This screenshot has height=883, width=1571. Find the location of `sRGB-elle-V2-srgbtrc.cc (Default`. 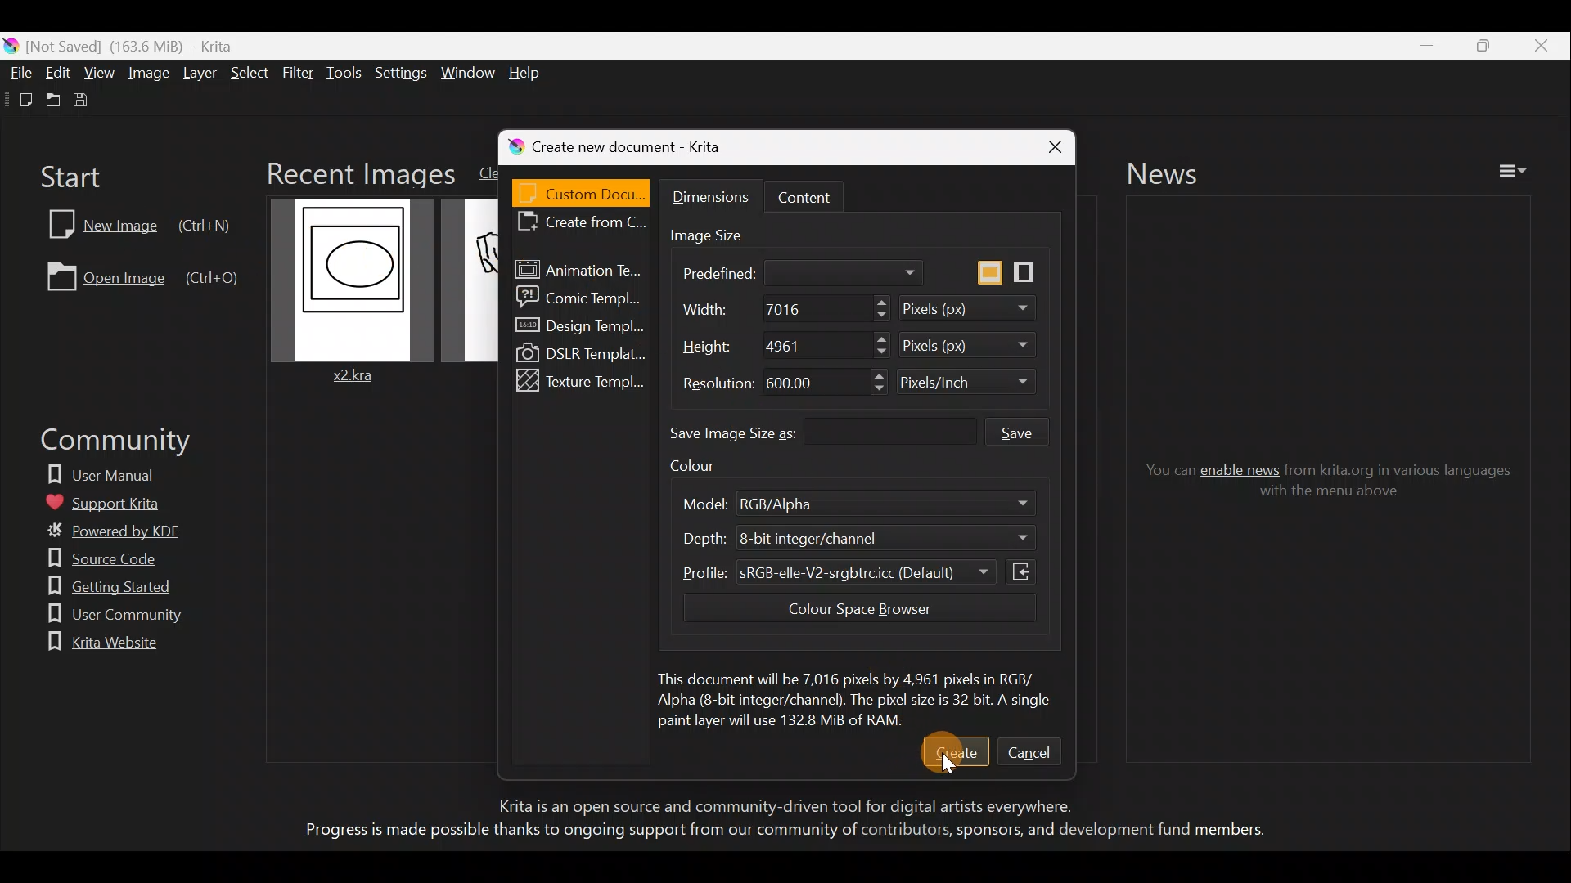

sRGB-elle-V2-srgbtrc.cc (Default is located at coordinates (840, 575).